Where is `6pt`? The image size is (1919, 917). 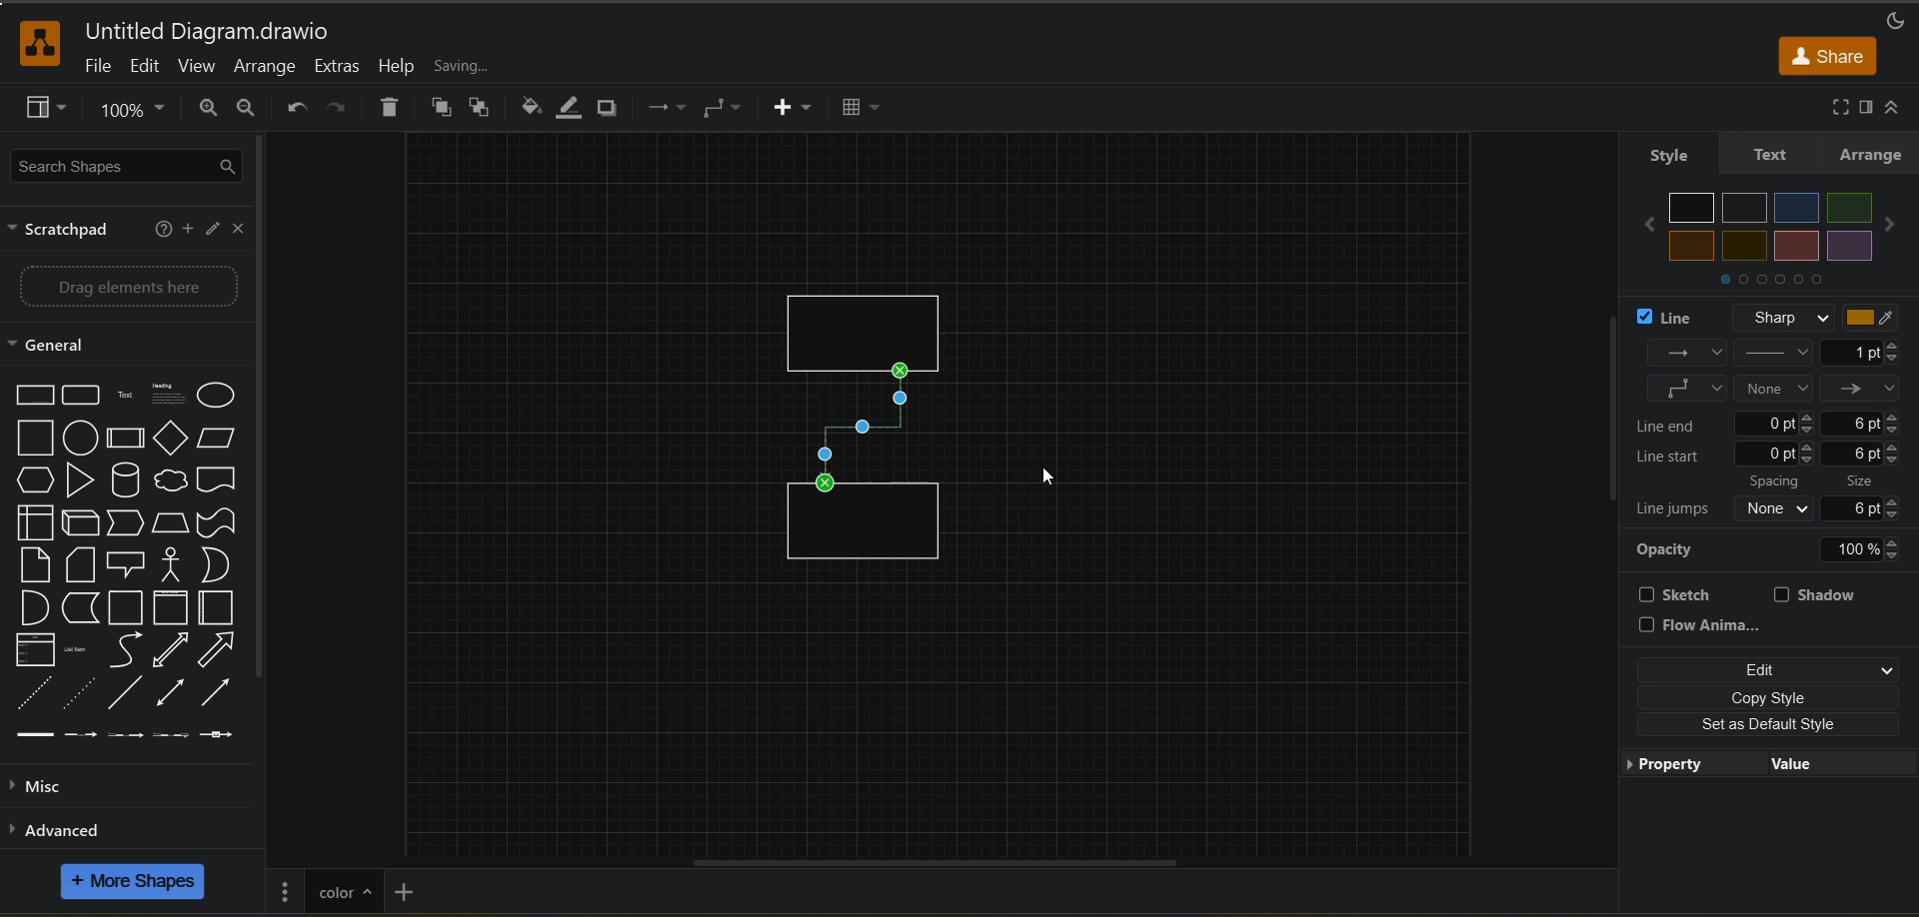 6pt is located at coordinates (1863, 454).